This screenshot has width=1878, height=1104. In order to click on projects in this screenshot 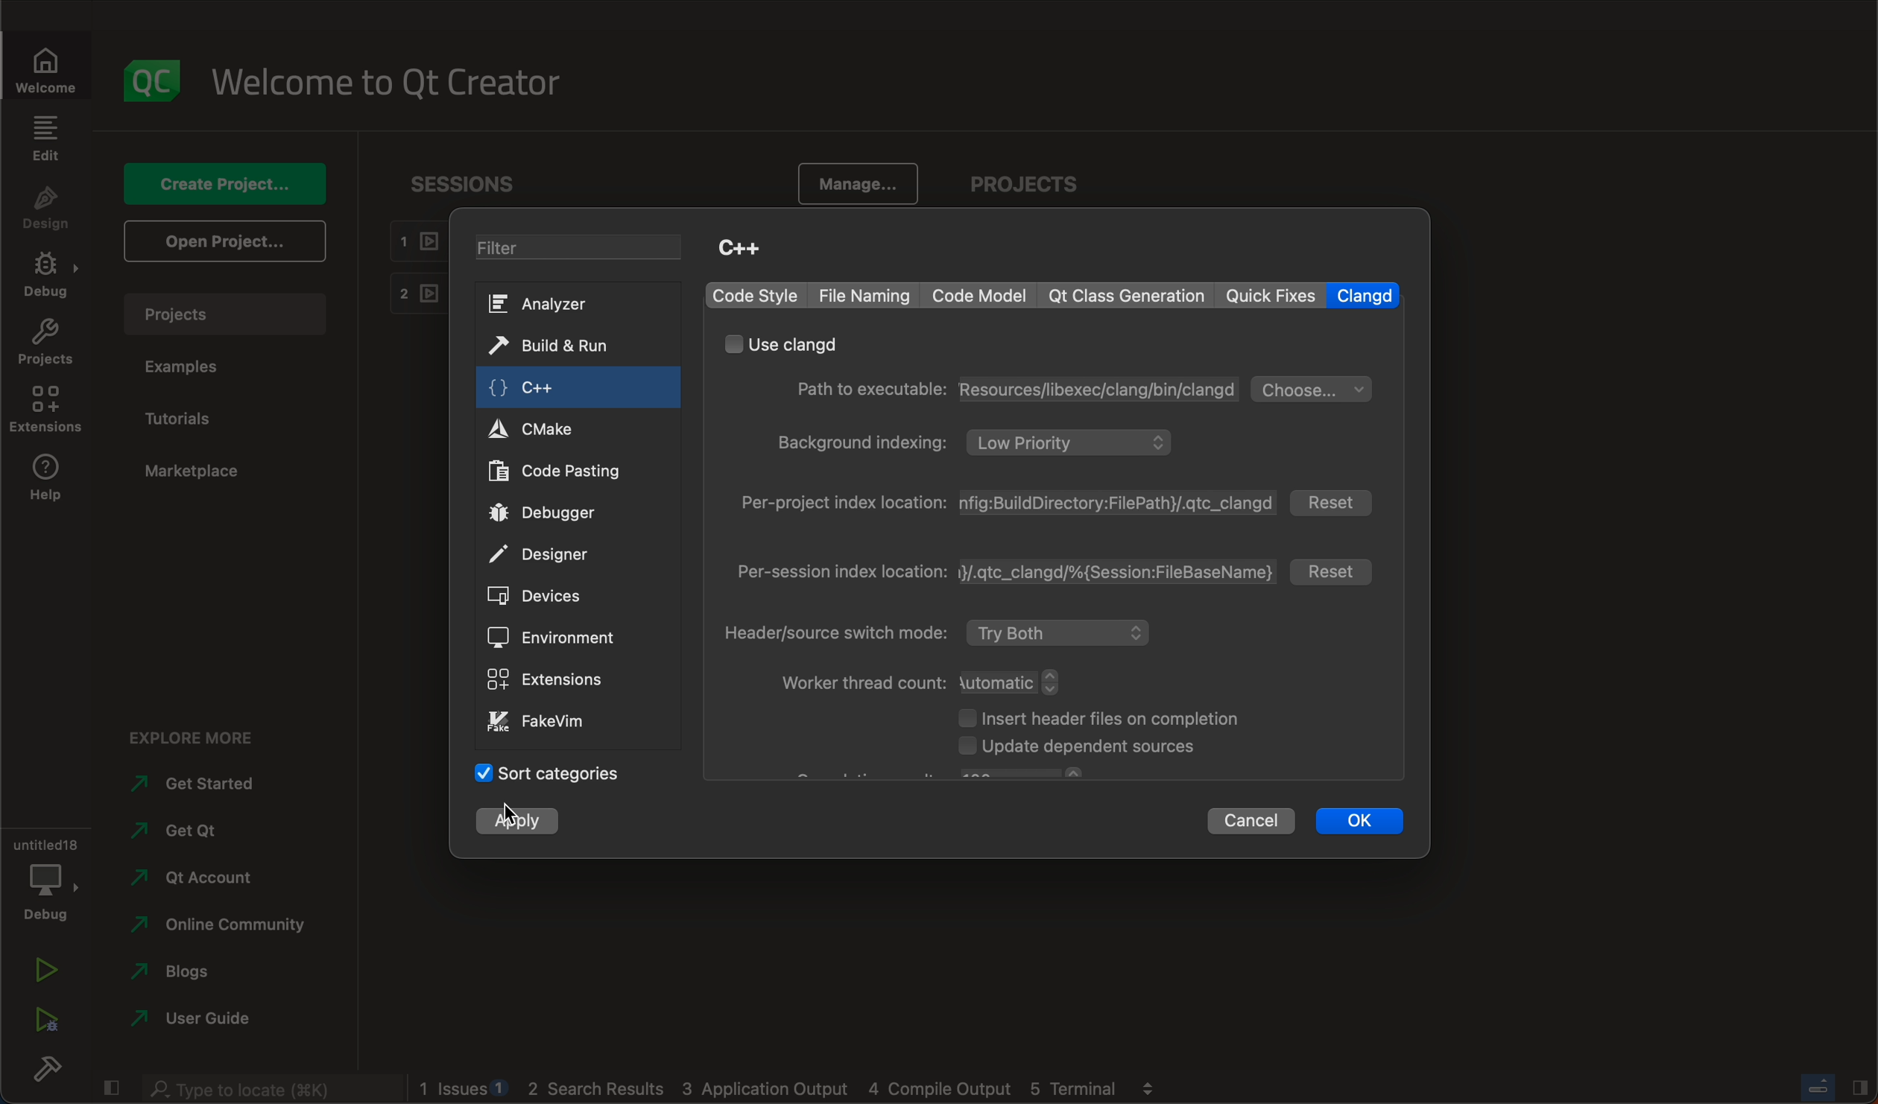, I will do `click(224, 314)`.